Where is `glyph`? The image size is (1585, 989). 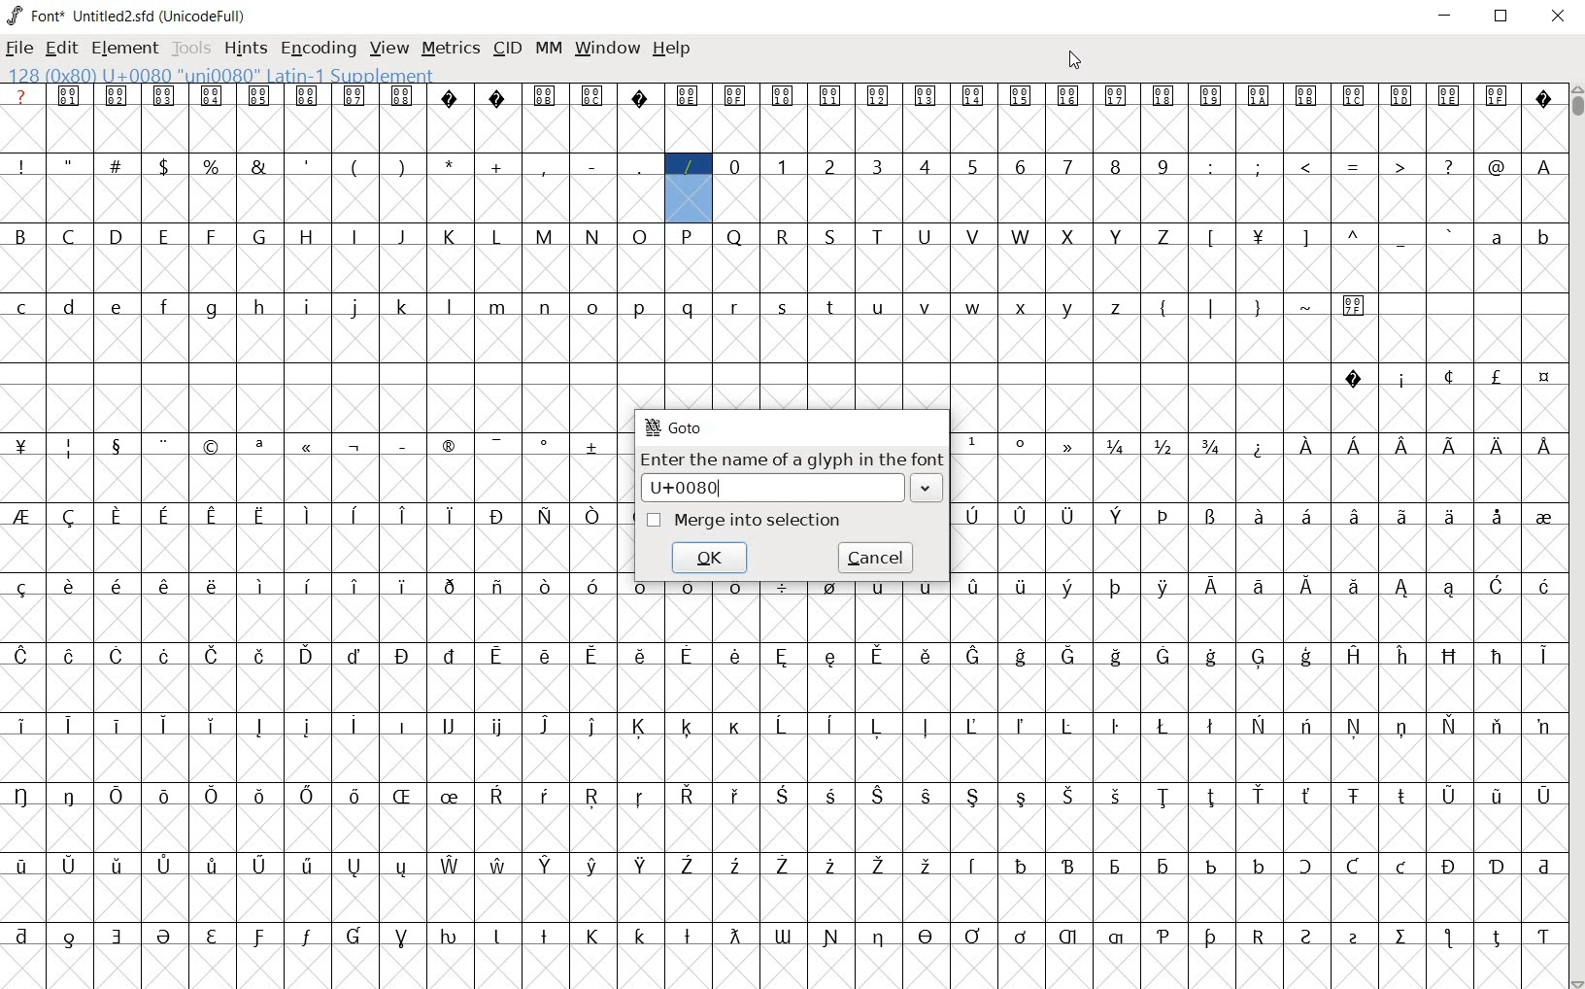
glyph is located at coordinates (165, 446).